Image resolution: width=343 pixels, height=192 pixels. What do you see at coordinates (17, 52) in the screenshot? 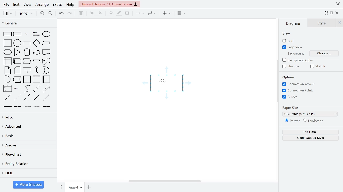
I see `triangle` at bounding box center [17, 52].